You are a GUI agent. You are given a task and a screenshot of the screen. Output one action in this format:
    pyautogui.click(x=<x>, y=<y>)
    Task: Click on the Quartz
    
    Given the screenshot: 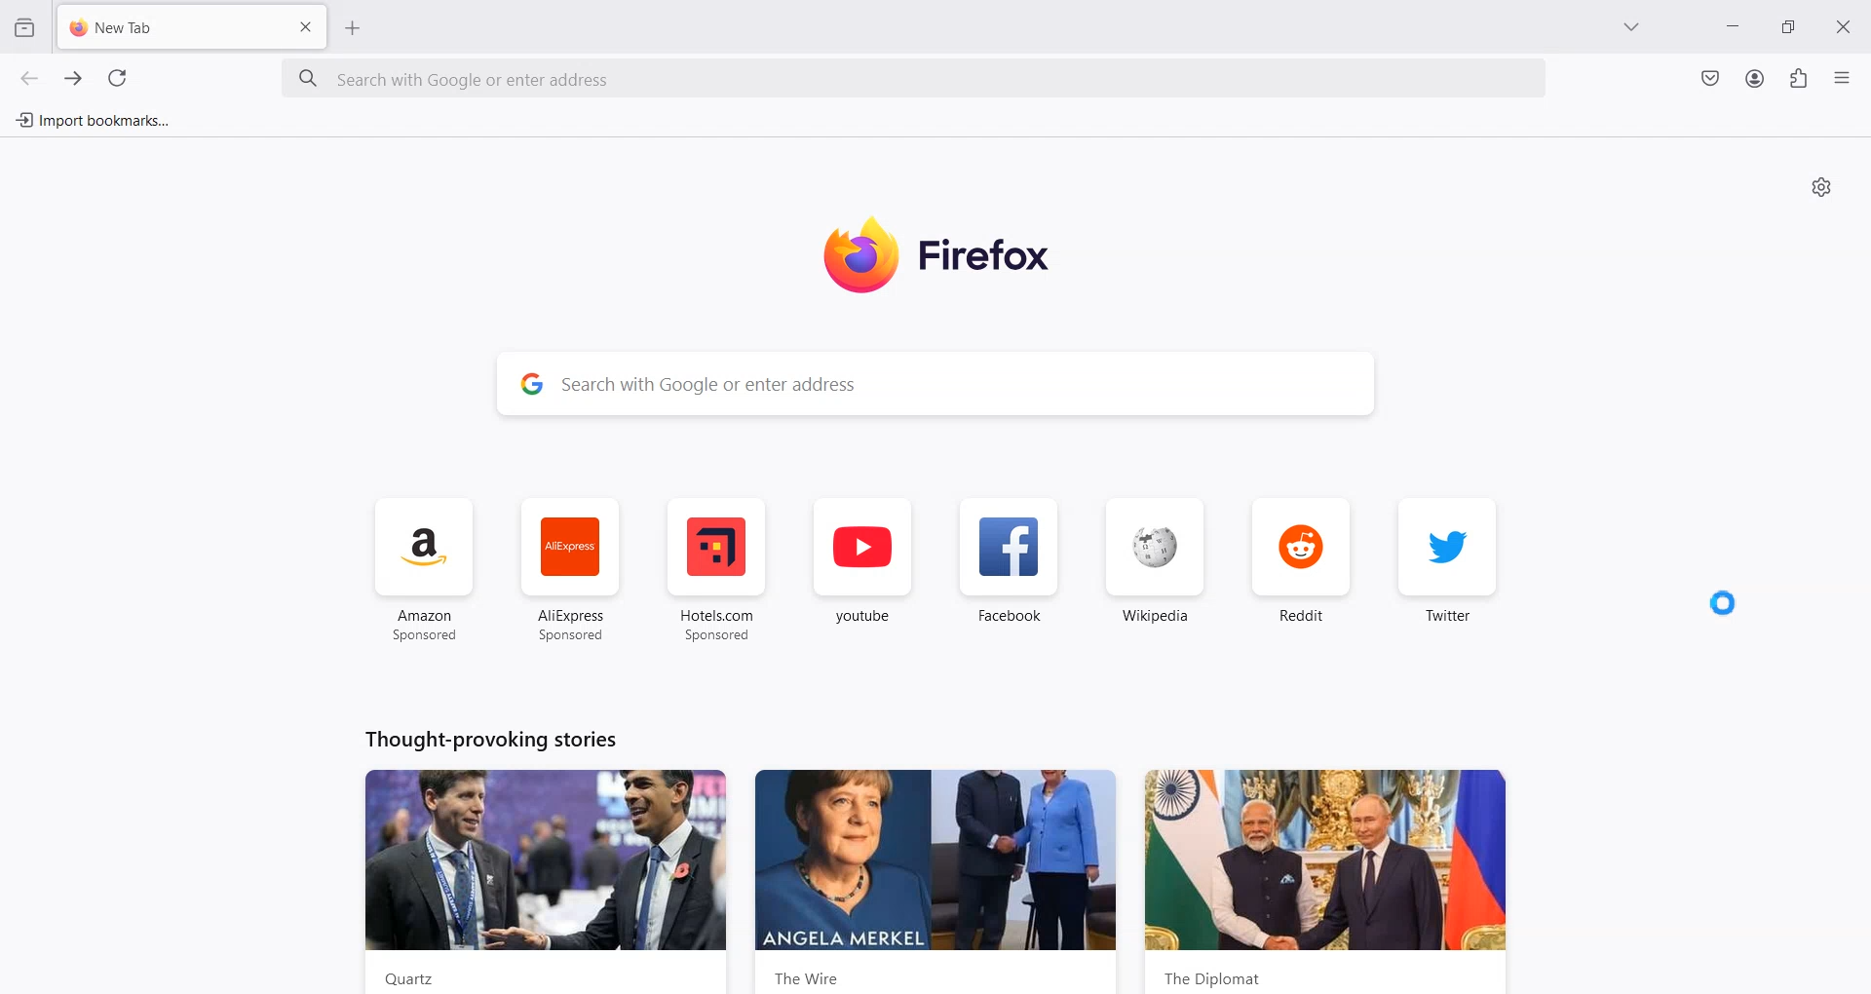 What is the action you would take?
    pyautogui.click(x=550, y=880)
    